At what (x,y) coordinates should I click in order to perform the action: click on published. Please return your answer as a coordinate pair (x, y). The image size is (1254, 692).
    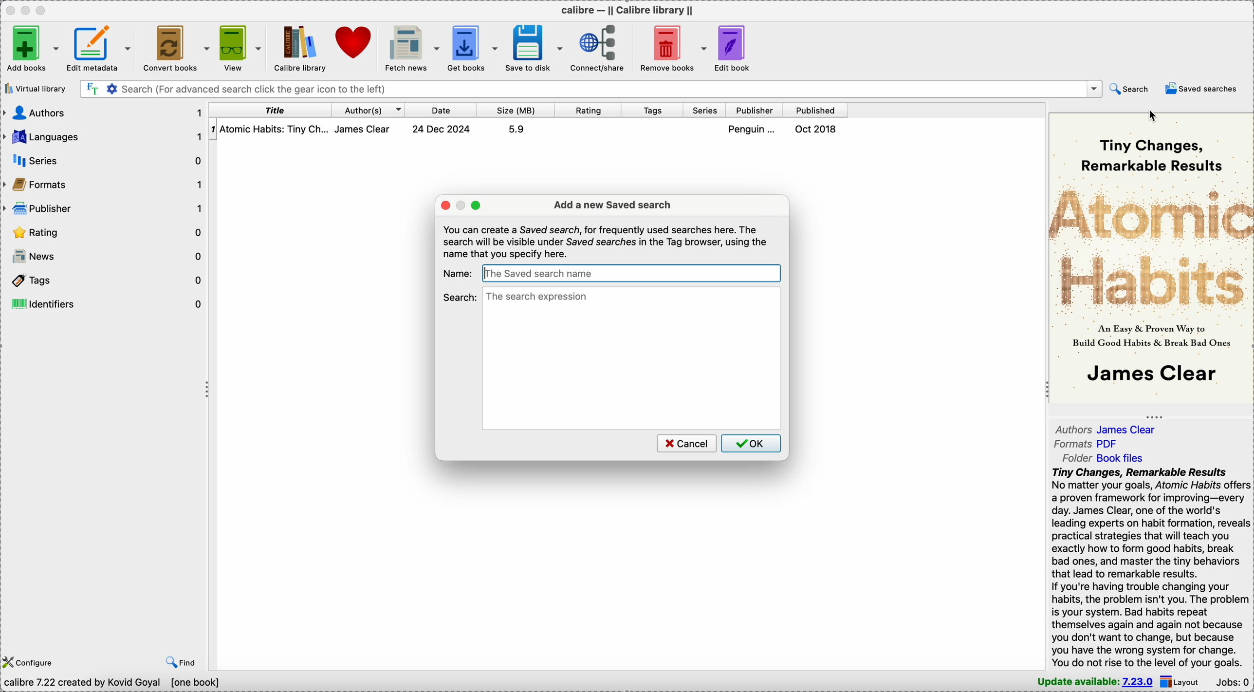
    Looking at the image, I should click on (815, 110).